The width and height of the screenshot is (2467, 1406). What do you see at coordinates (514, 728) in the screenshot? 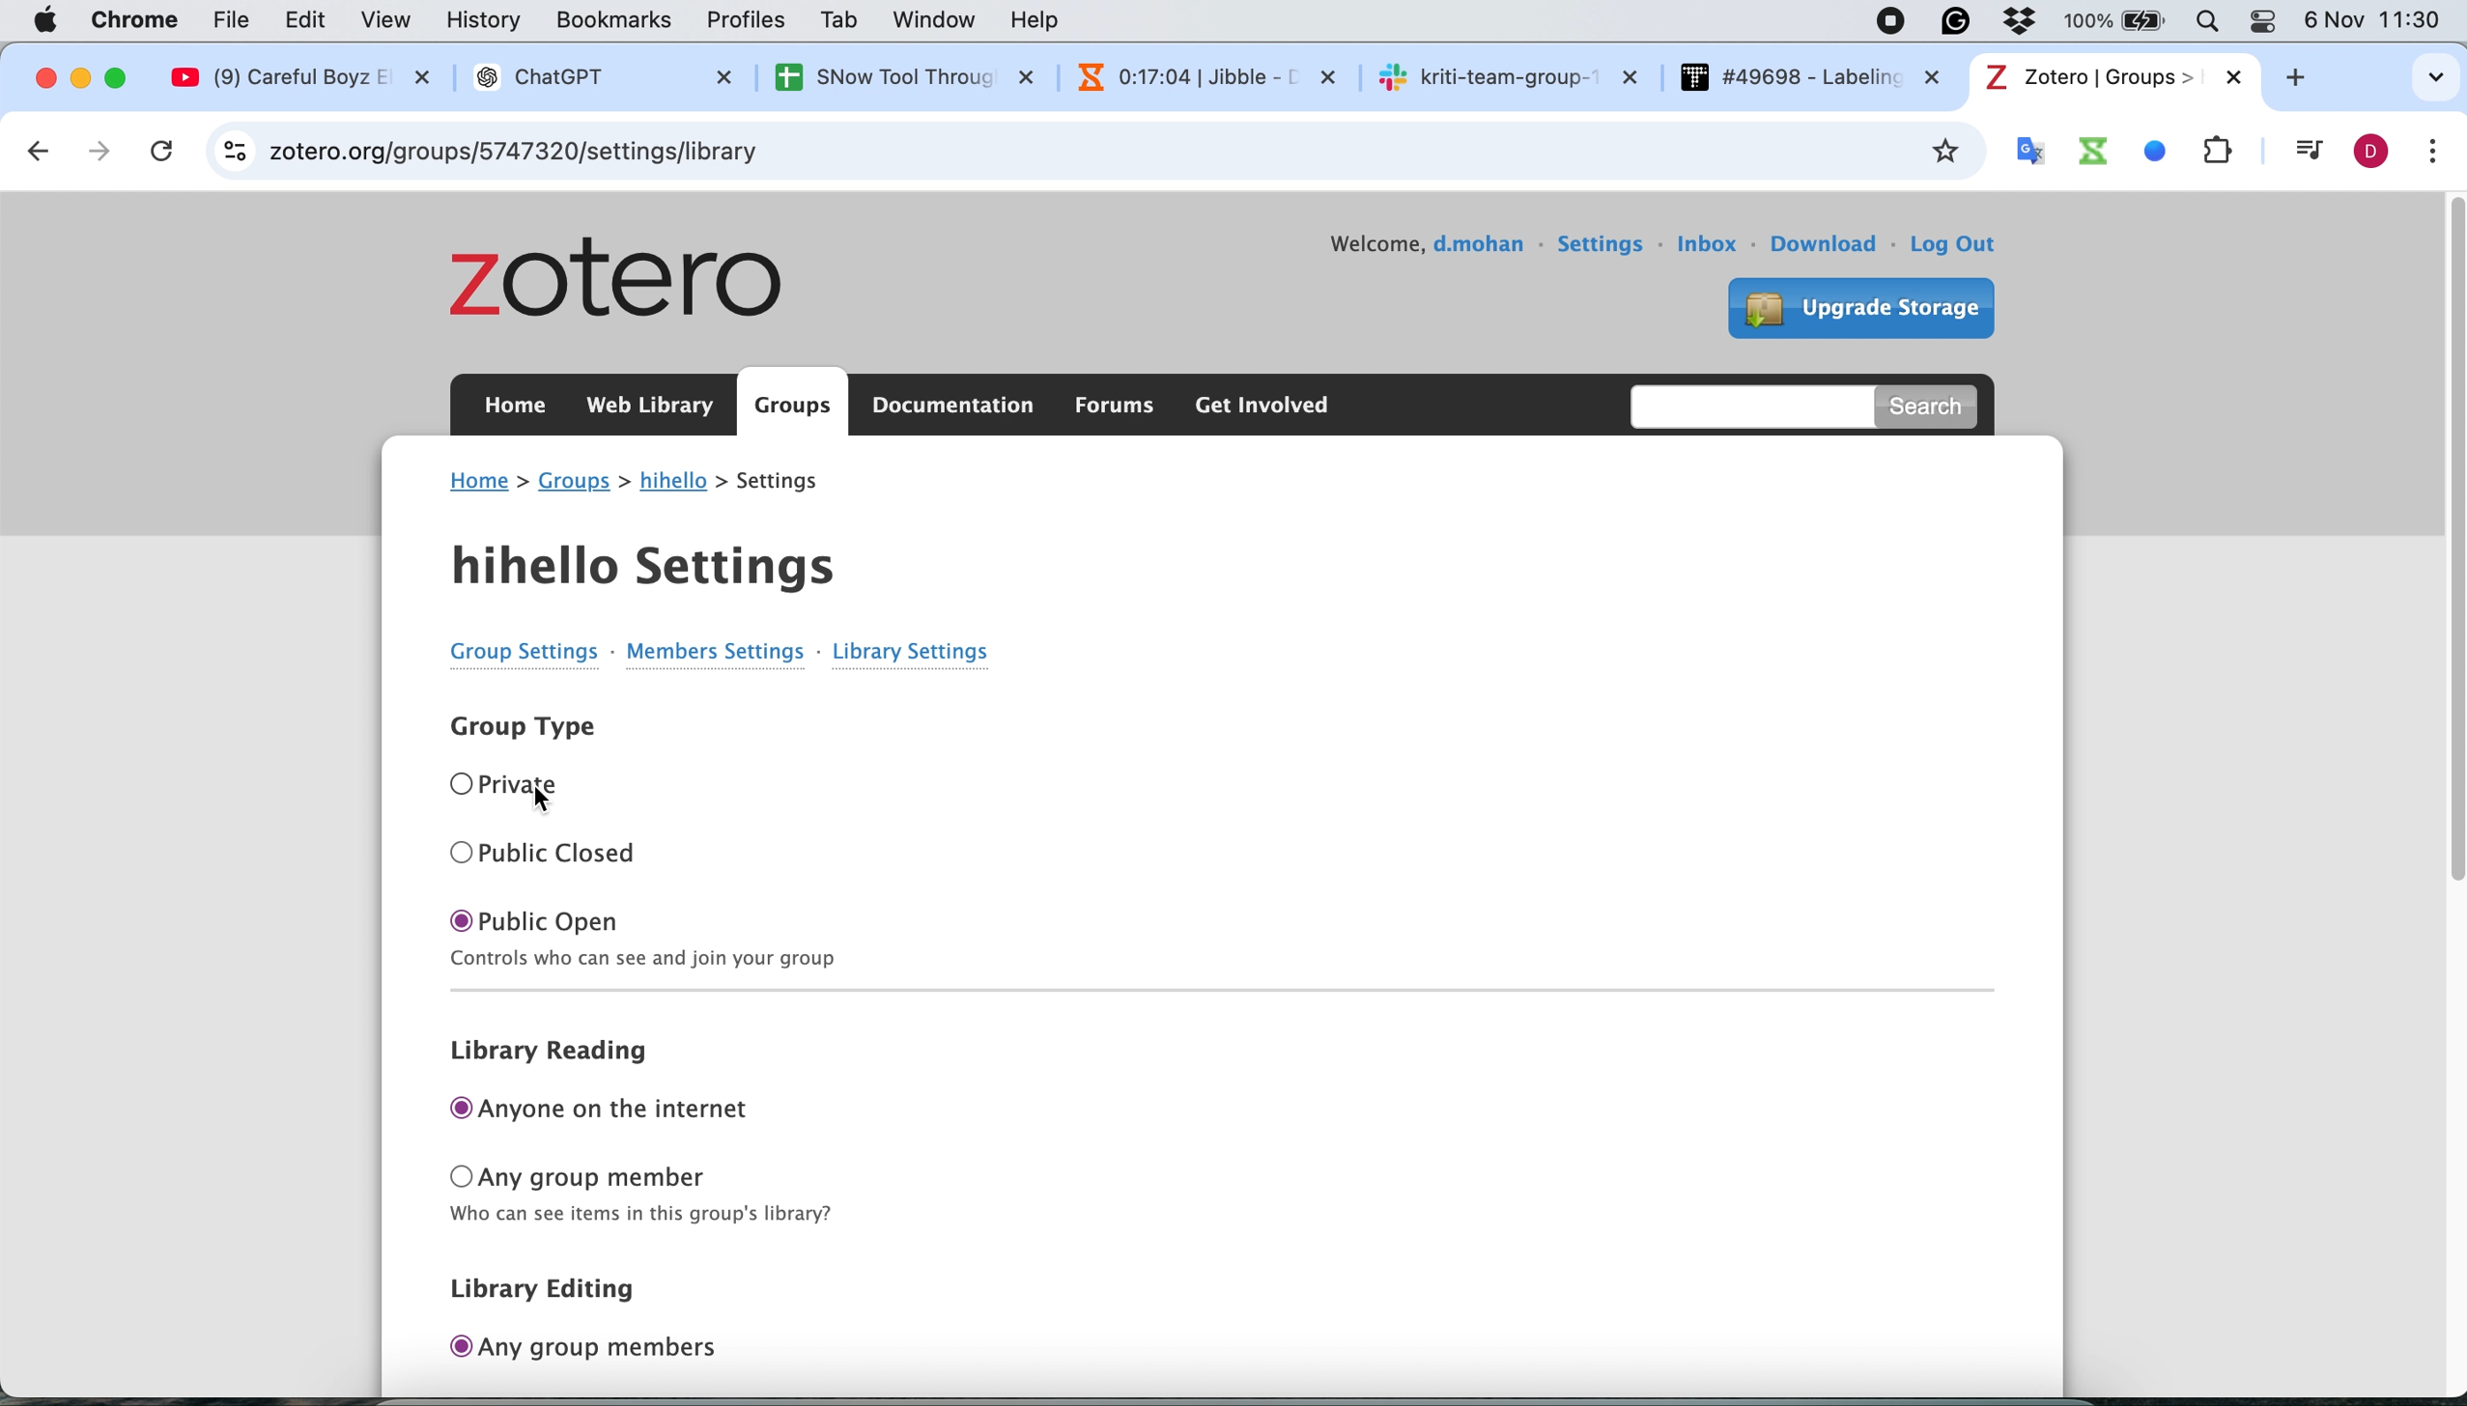
I see `Group Type` at bounding box center [514, 728].